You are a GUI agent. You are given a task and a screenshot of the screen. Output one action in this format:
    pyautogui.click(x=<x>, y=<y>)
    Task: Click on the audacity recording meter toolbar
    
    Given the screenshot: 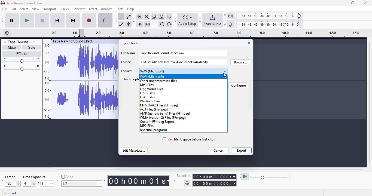 What is the action you would take?
    pyautogui.click(x=263, y=24)
    